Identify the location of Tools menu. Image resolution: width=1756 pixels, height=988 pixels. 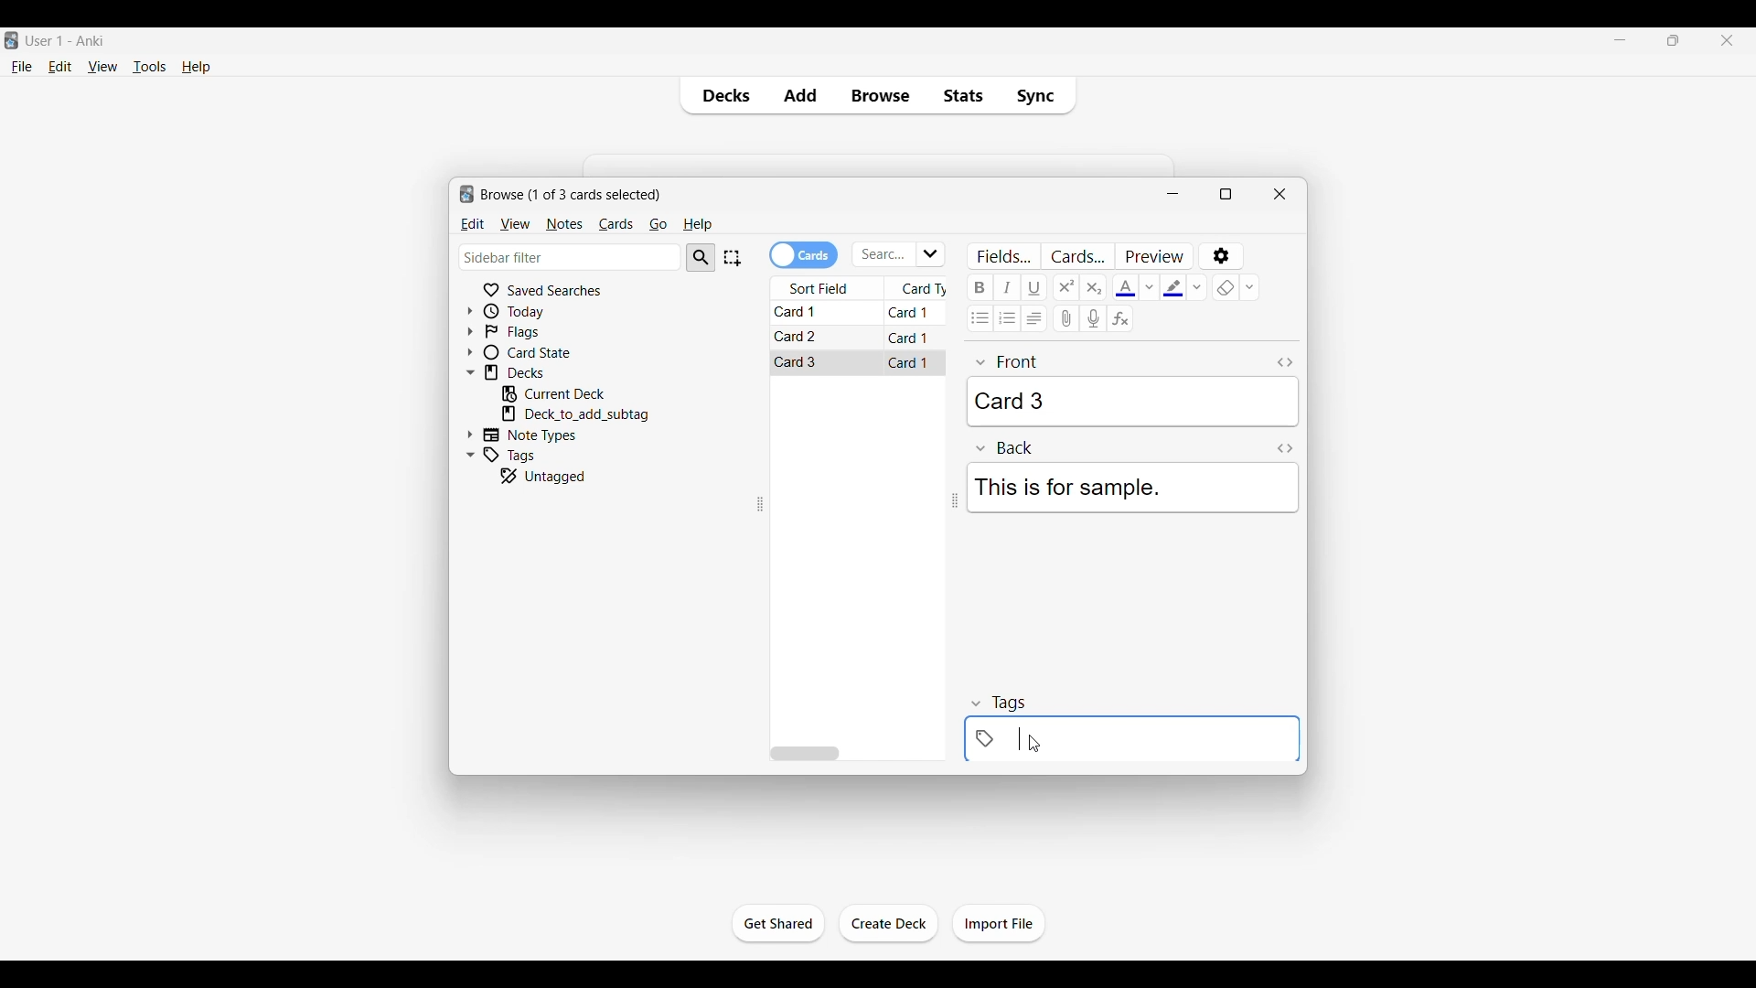
(150, 67).